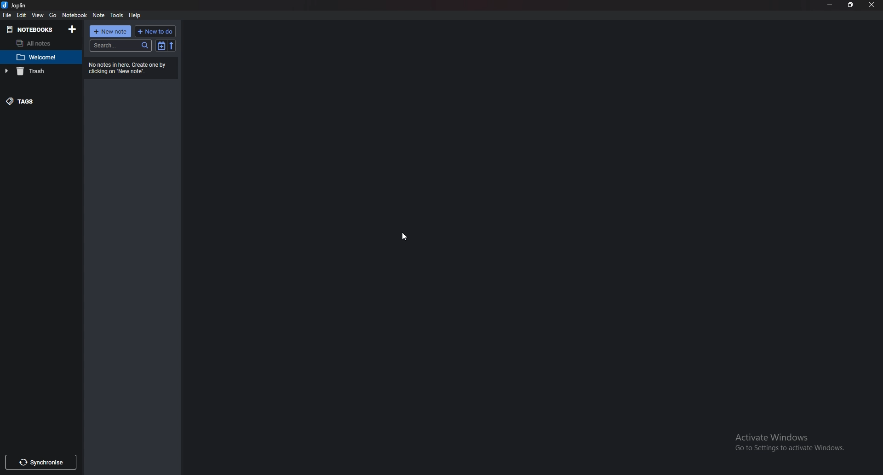  Describe the element at coordinates (156, 31) in the screenshot. I see `new todo` at that location.